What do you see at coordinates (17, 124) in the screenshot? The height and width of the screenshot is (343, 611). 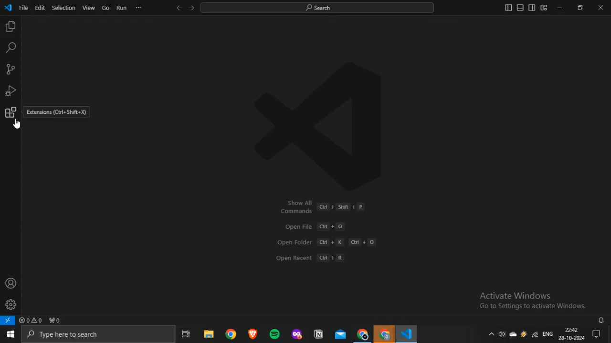 I see `cursor` at bounding box center [17, 124].